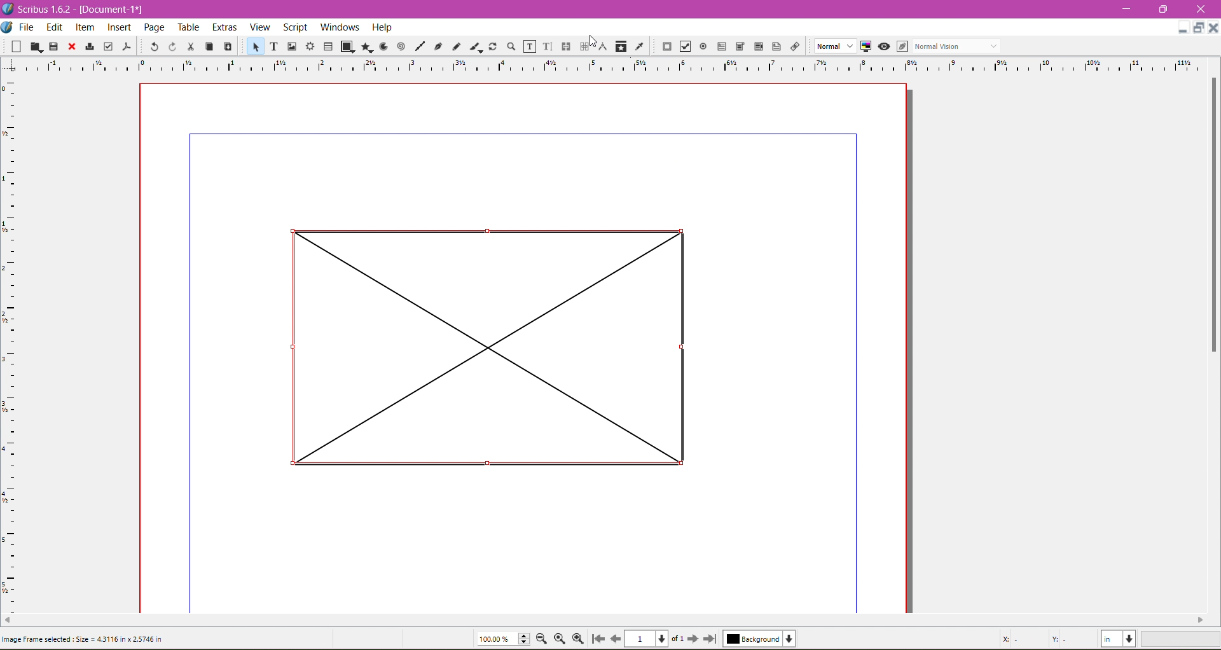  What do you see at coordinates (621, 46) in the screenshot?
I see `Copy Item Properties` at bounding box center [621, 46].